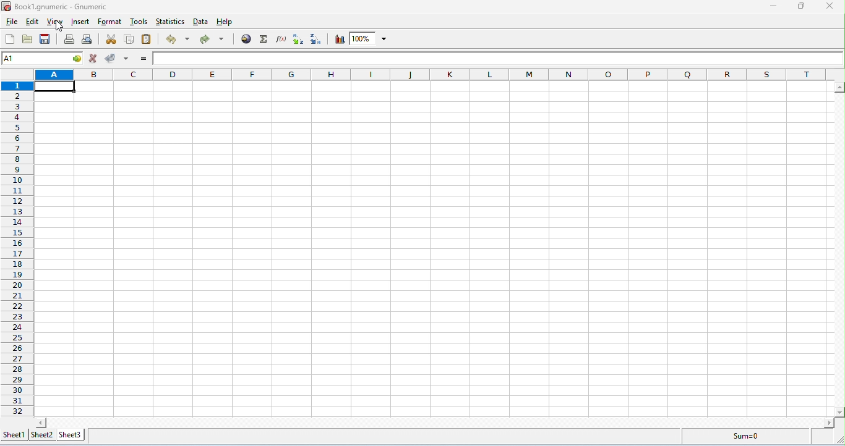 This screenshot has width=845, height=446. Describe the element at coordinates (61, 27) in the screenshot. I see `cursor` at that location.